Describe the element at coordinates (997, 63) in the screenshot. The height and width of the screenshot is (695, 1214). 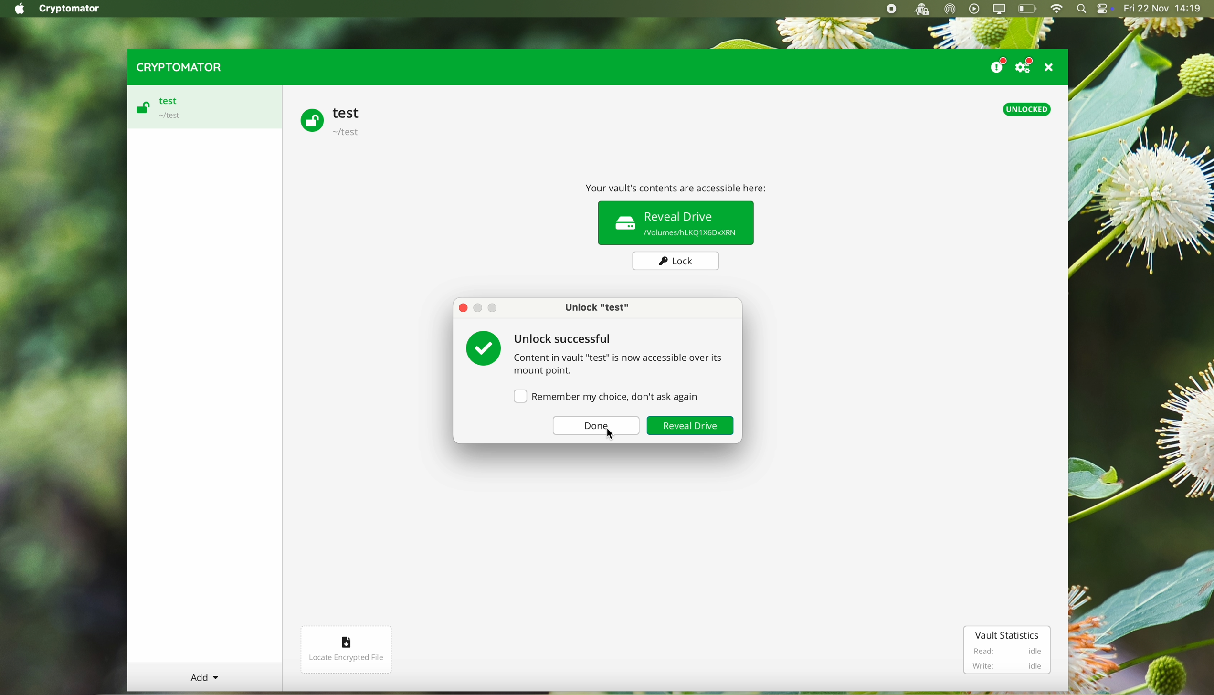
I see `donate` at that location.